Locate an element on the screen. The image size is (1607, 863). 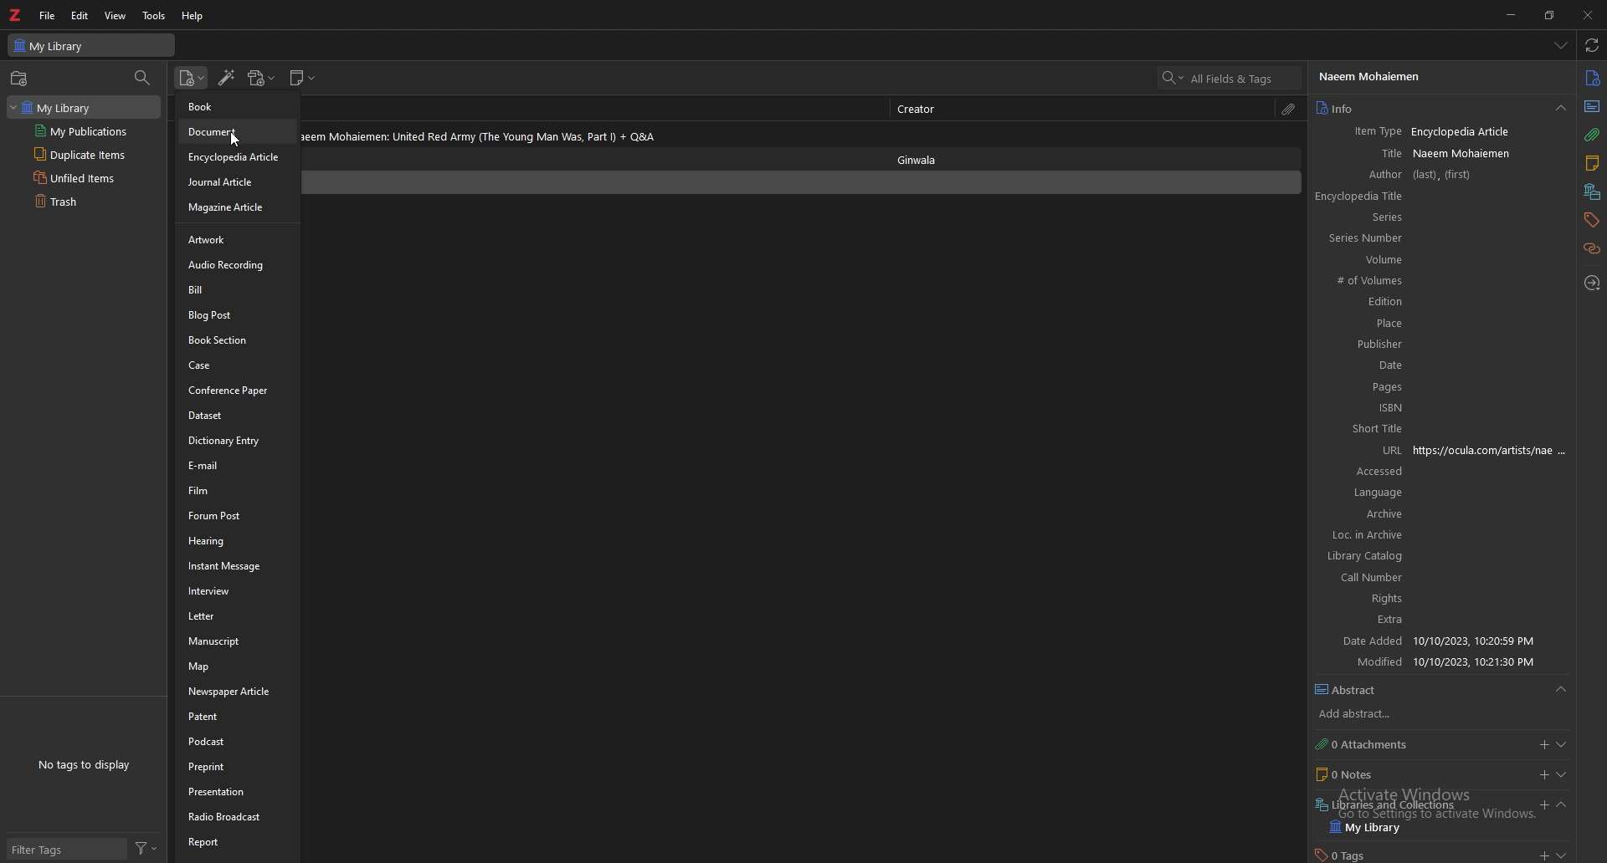
author is located at coordinates (1360, 175).